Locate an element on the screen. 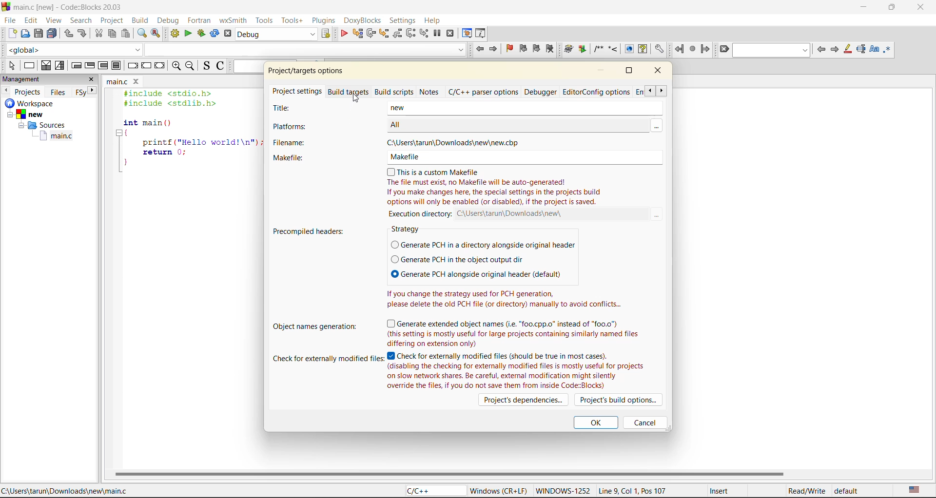 The width and height of the screenshot is (936, 498). platforms is located at coordinates (290, 126).